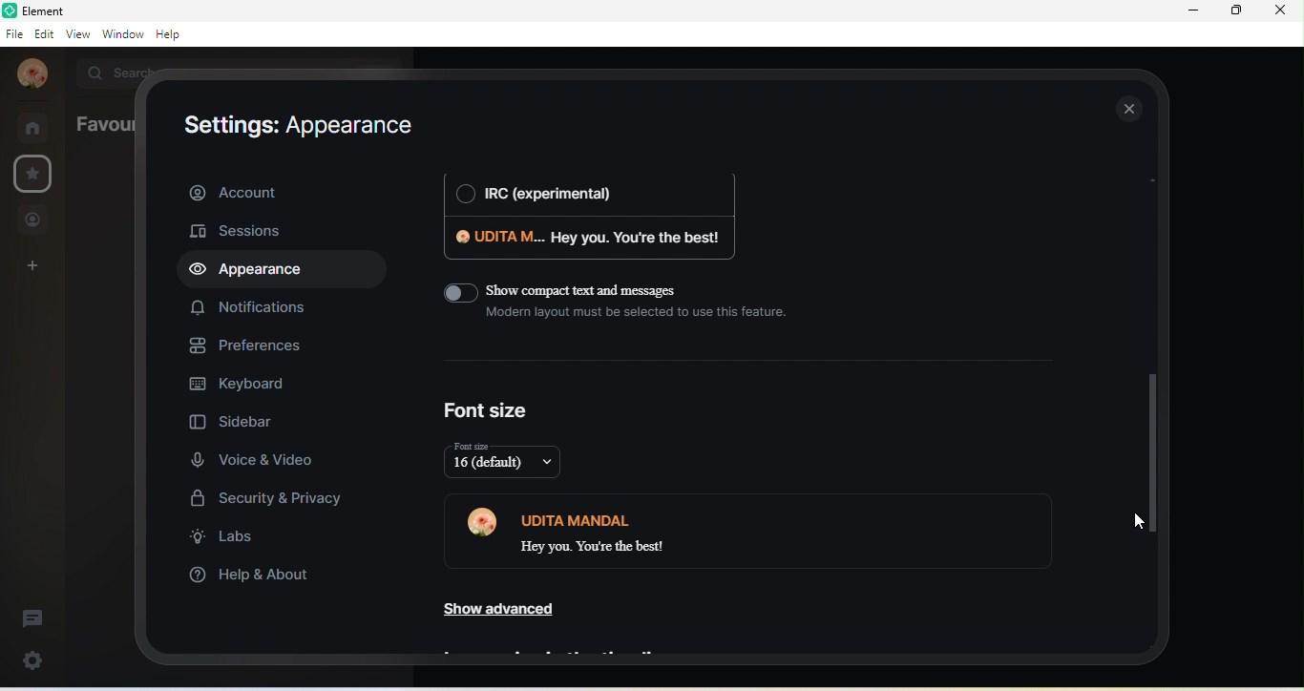 The width and height of the screenshot is (1304, 691). Describe the element at coordinates (35, 177) in the screenshot. I see `favourites` at that location.